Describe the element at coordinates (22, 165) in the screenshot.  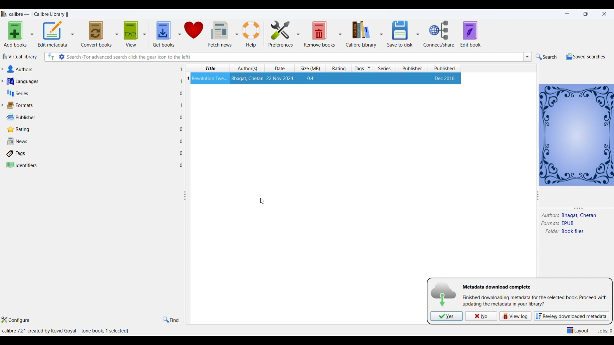
I see `identifiers and number of identifiers` at that location.